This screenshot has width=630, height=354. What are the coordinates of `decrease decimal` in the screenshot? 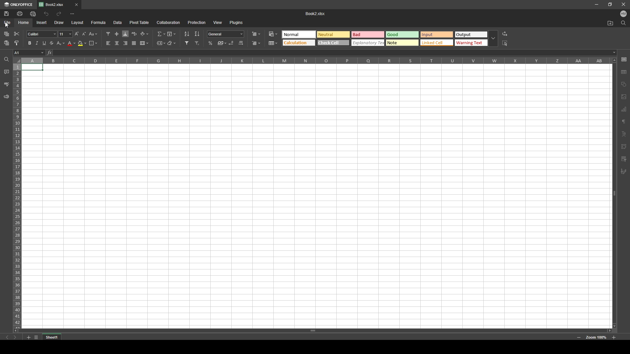 It's located at (231, 43).